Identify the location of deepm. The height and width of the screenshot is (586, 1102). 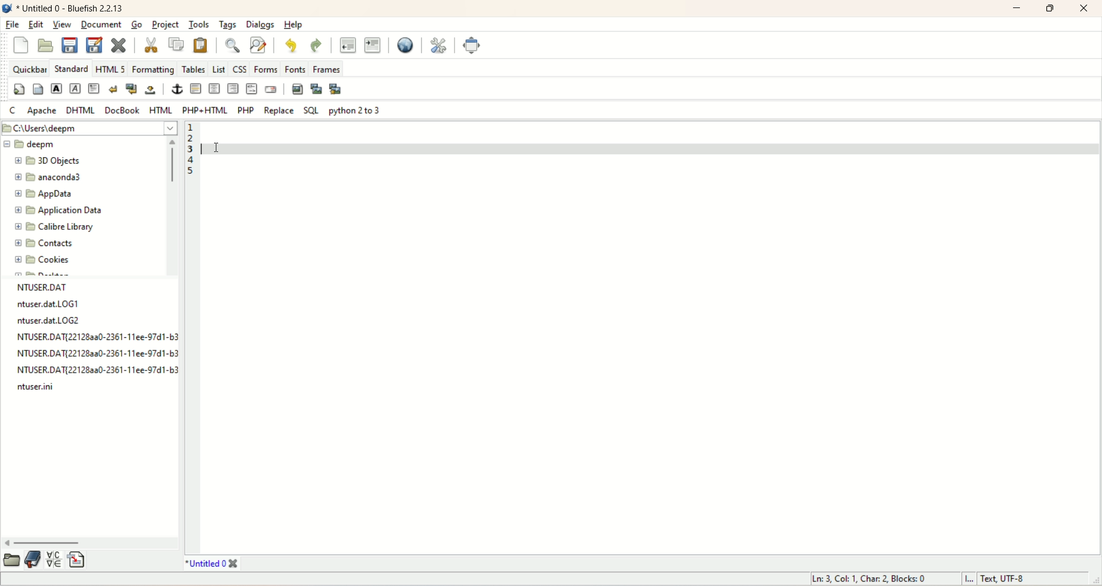
(32, 145).